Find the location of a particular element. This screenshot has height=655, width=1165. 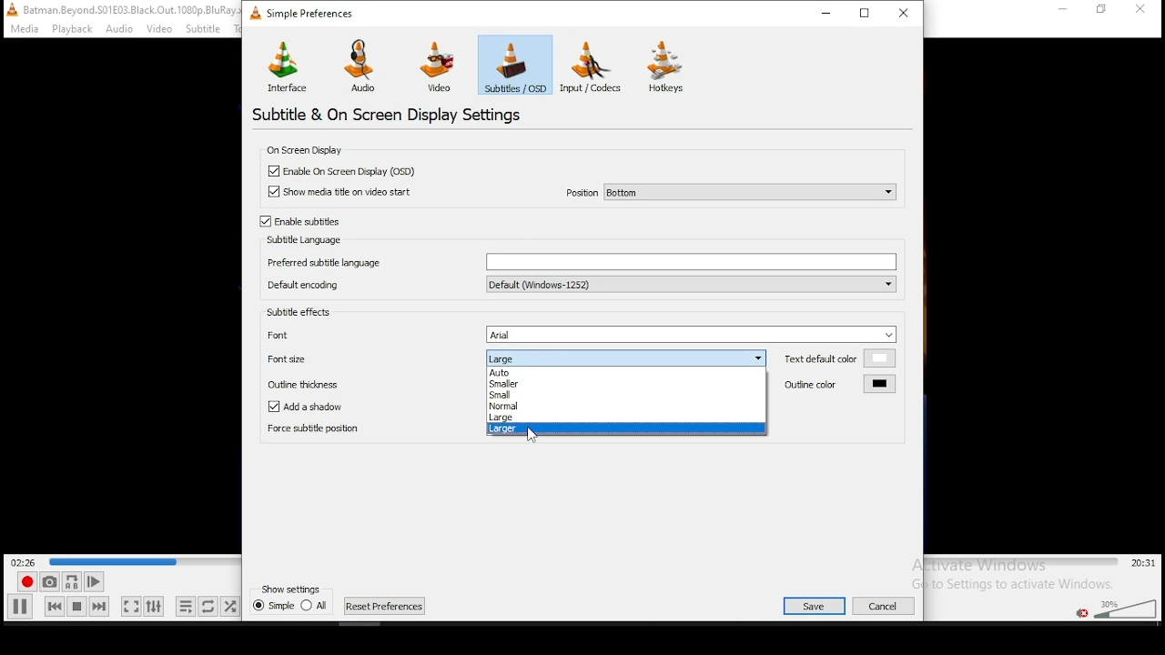

toggle between loop all, loop one, and no loop is located at coordinates (208, 606).